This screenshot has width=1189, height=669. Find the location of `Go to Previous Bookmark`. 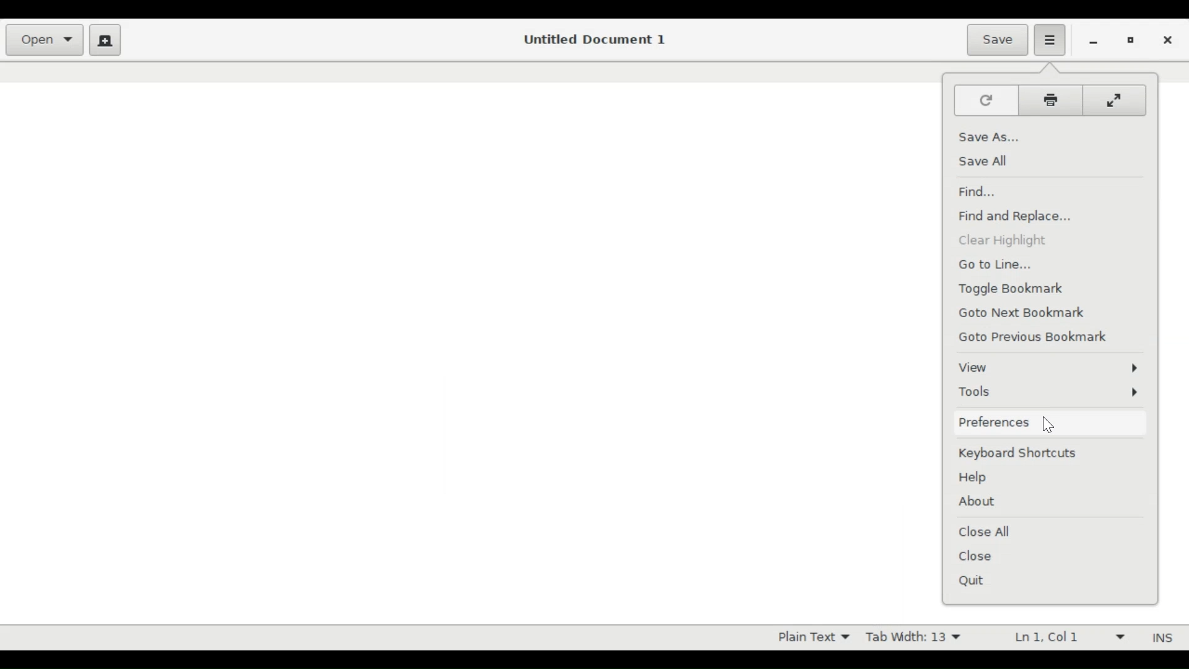

Go to Previous Bookmark is located at coordinates (1034, 336).